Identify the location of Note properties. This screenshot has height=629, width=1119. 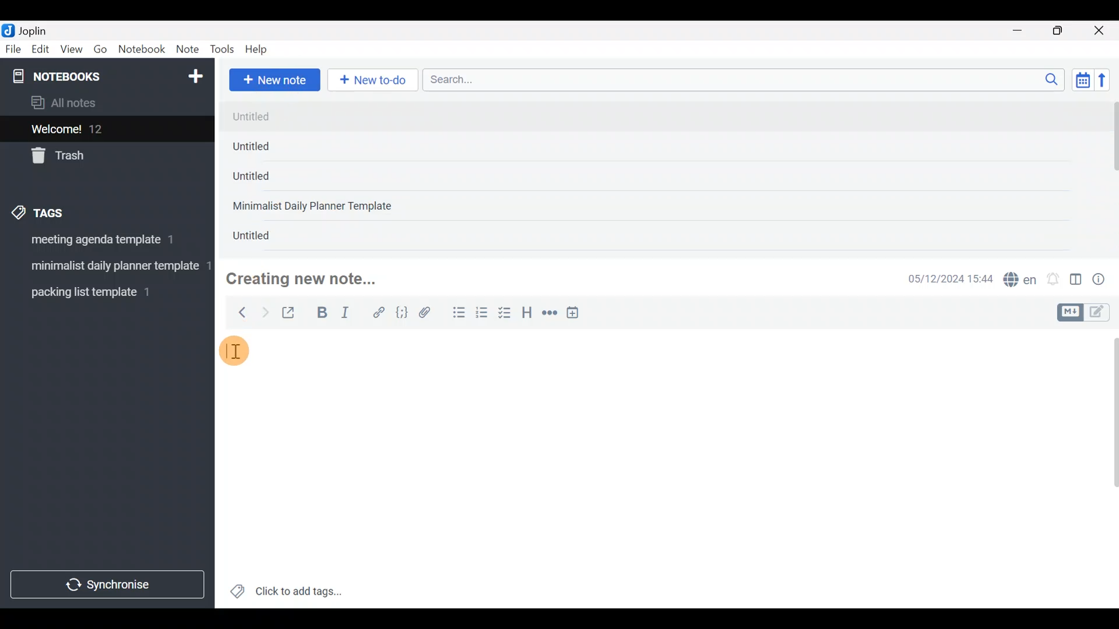
(1104, 280).